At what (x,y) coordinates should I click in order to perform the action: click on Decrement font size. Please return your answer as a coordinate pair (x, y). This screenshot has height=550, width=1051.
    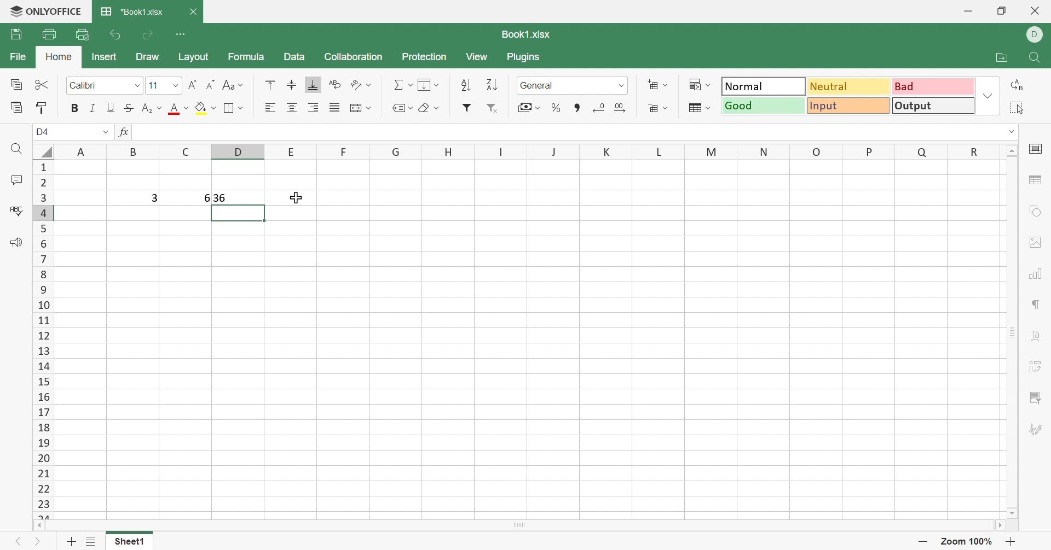
    Looking at the image, I should click on (212, 84).